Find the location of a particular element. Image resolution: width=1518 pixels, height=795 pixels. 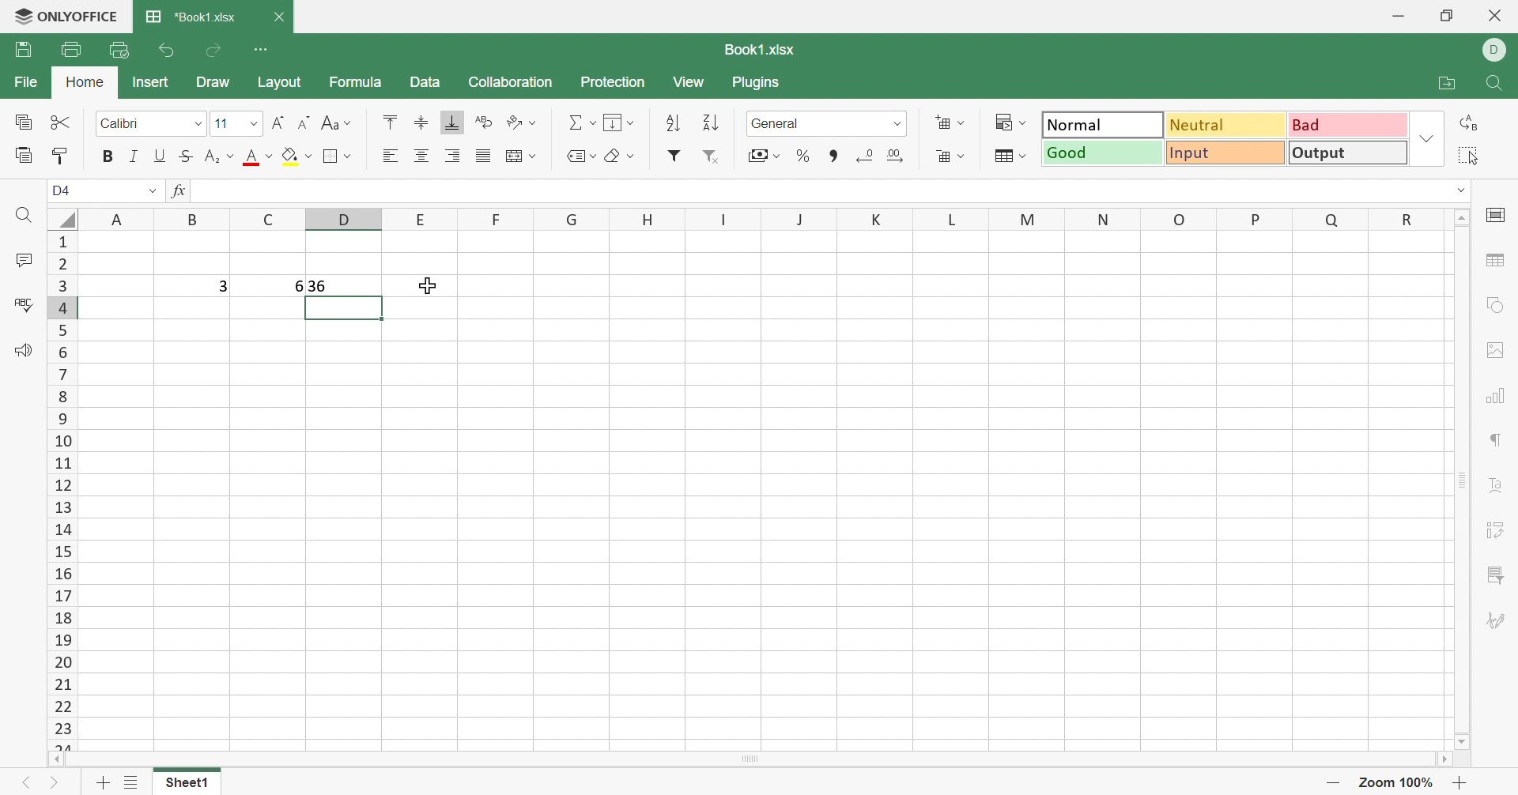

Text art settings is located at coordinates (1498, 483).